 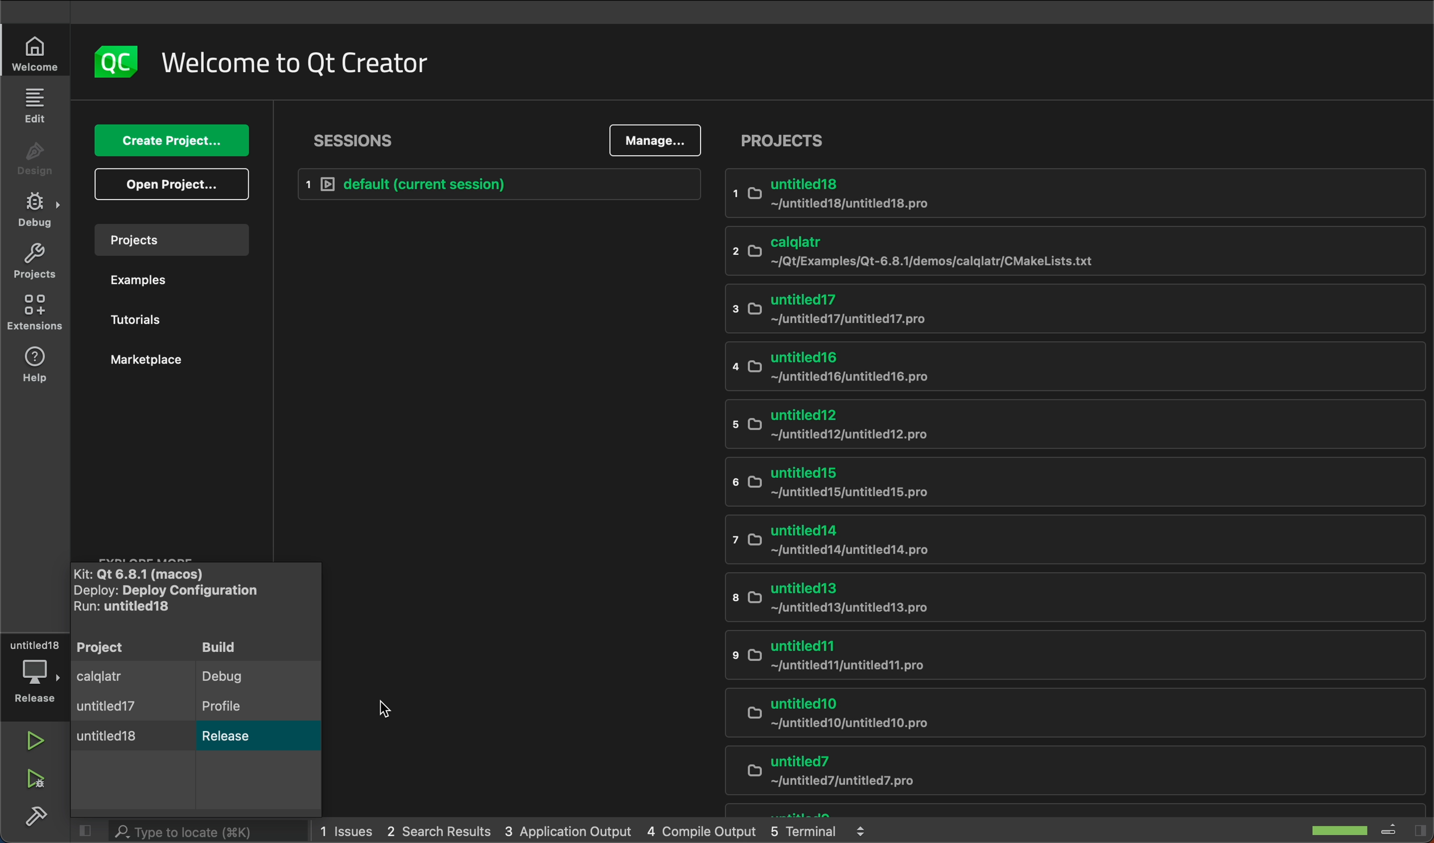 I want to click on Current session, so click(x=502, y=184).